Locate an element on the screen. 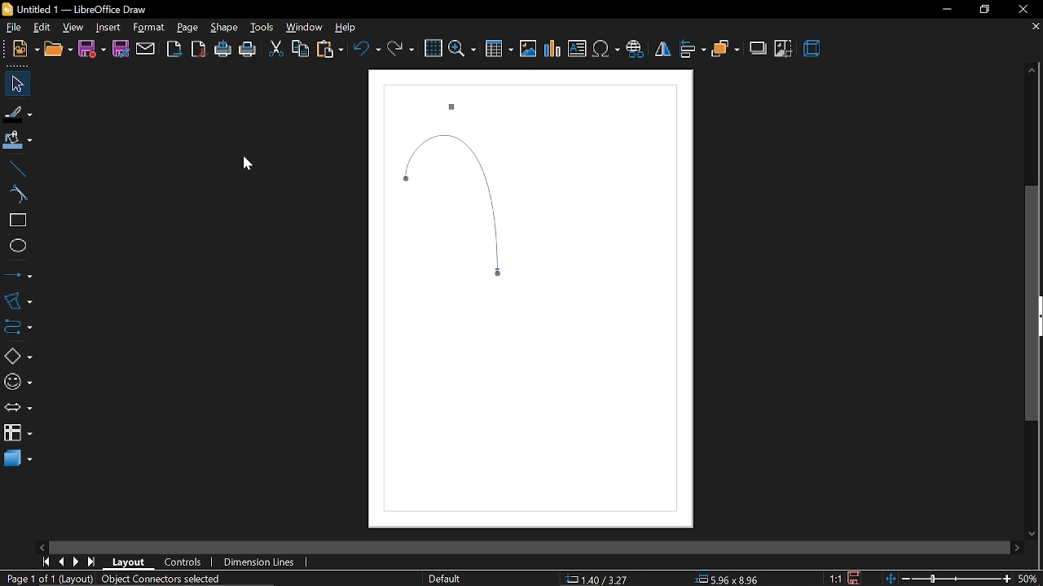  tools is located at coordinates (260, 27).